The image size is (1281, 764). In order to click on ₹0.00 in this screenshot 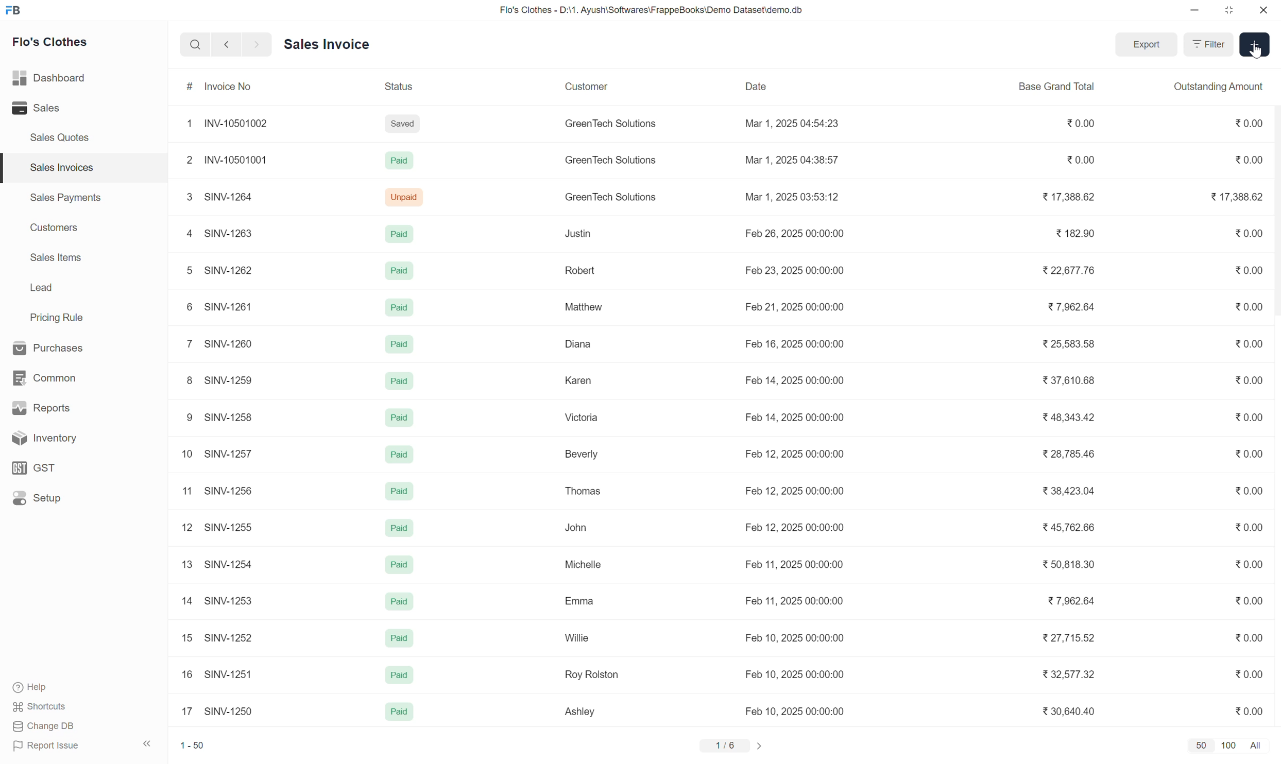, I will do `click(1245, 307)`.